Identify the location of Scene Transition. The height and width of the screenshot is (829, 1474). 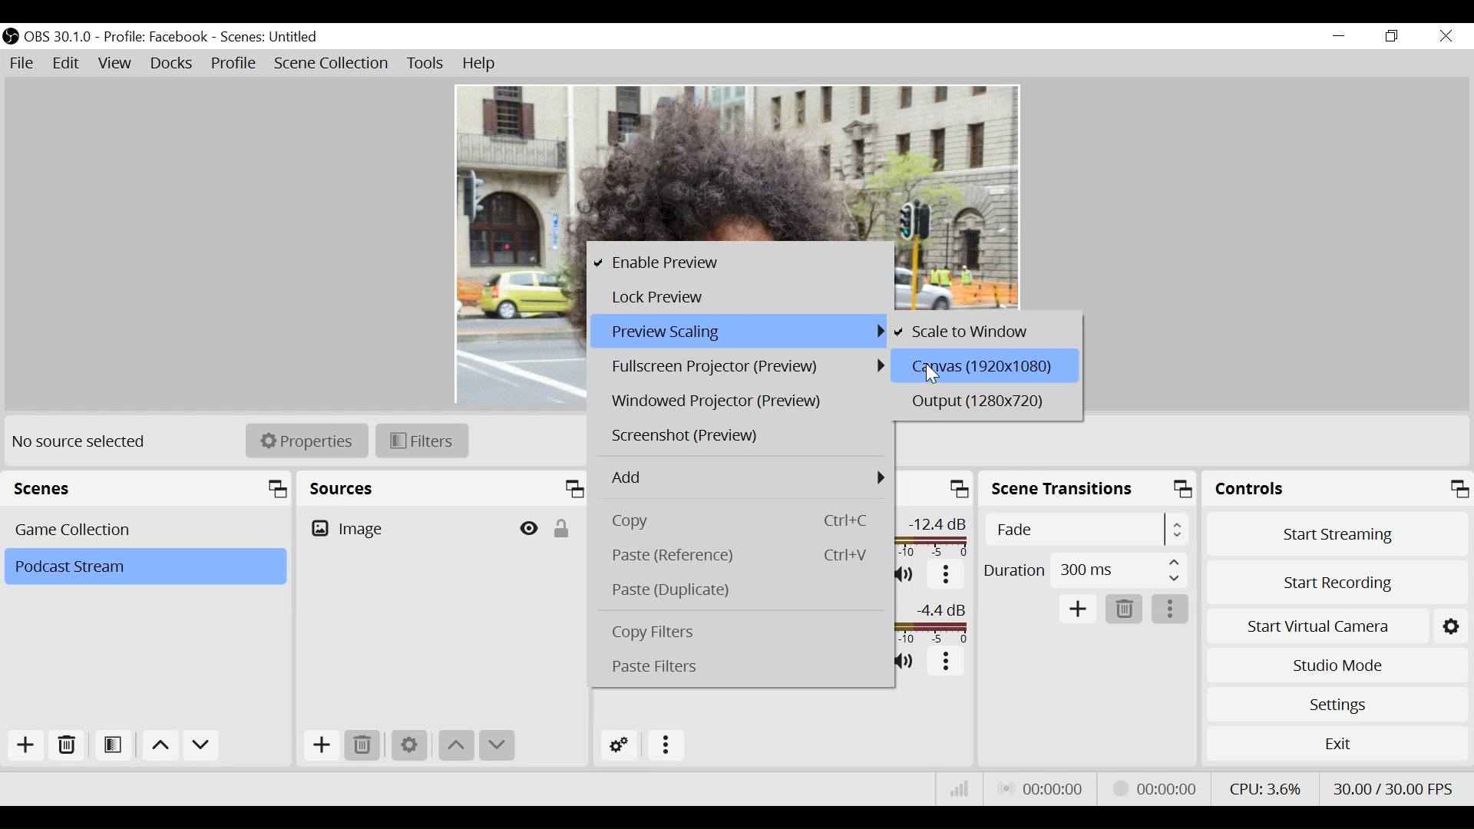
(1089, 487).